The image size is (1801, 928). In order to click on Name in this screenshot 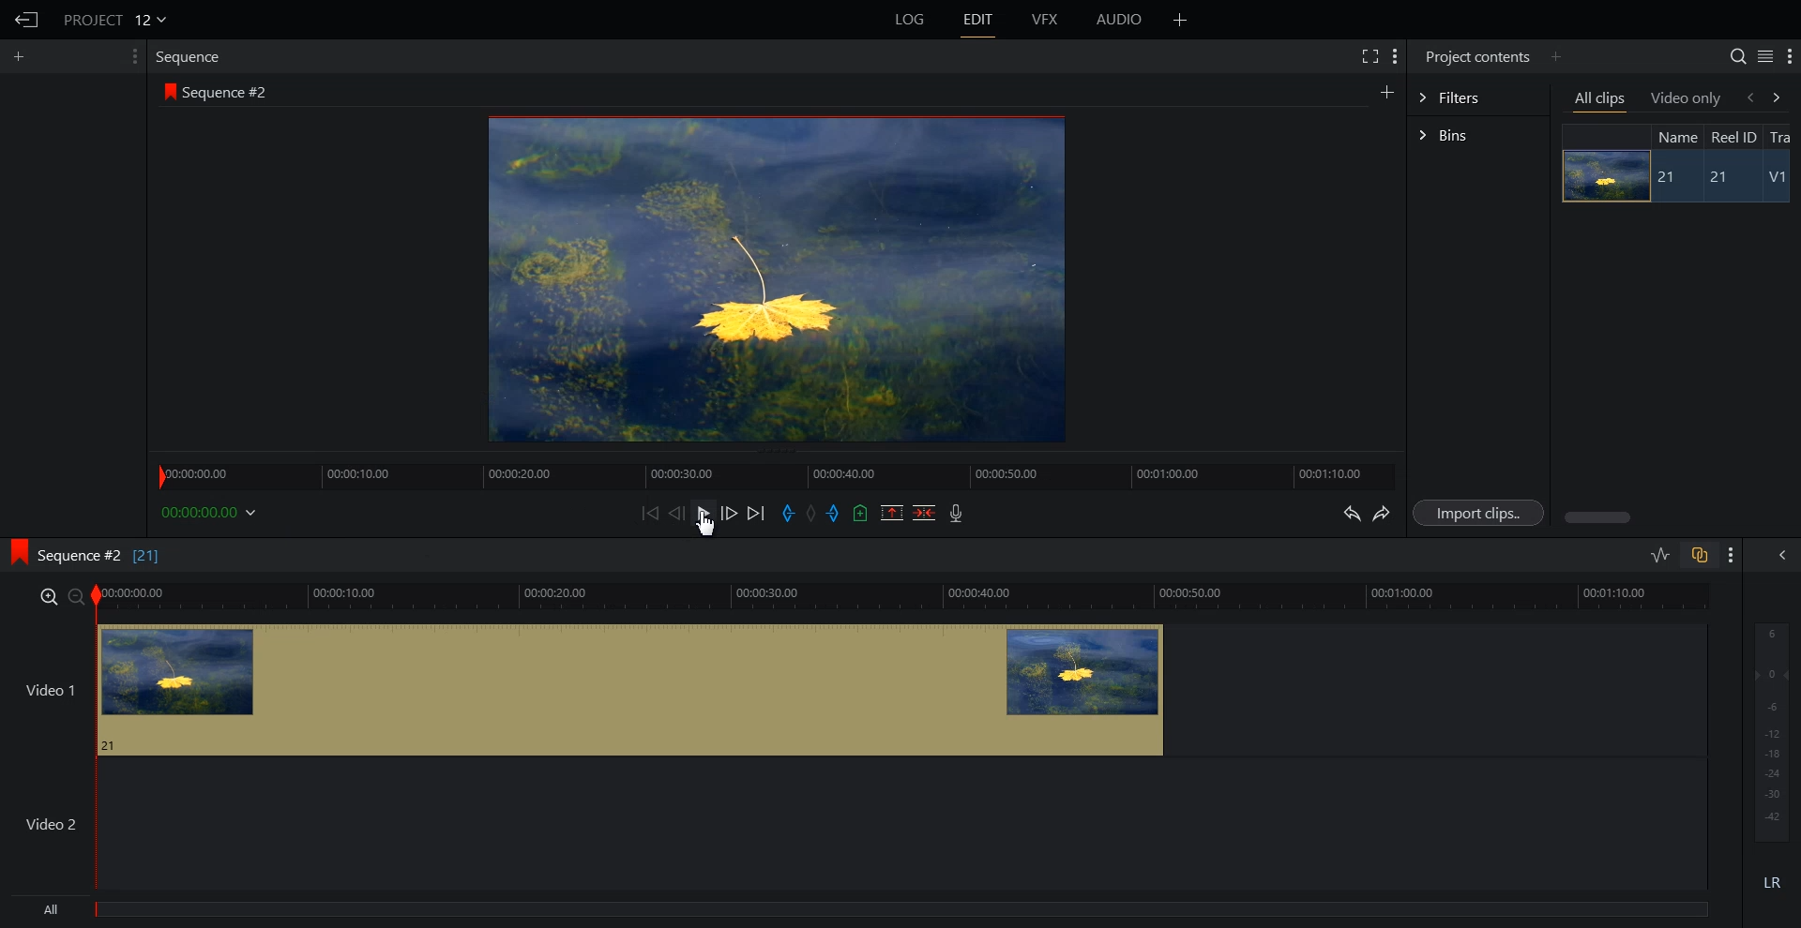, I will do `click(1675, 136)`.